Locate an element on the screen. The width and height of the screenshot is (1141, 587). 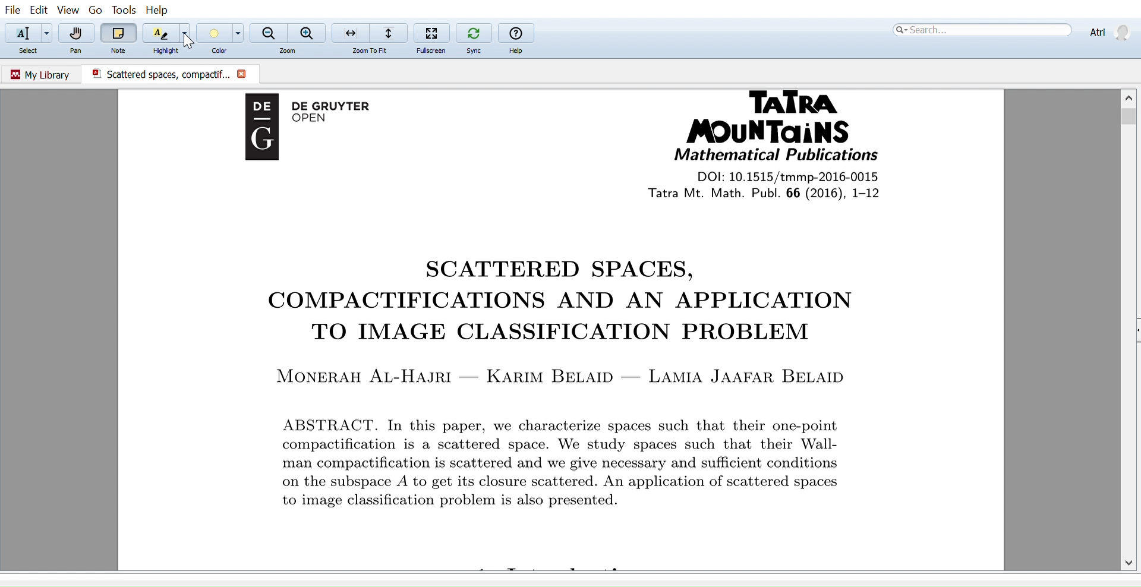
Logo is located at coordinates (257, 135).